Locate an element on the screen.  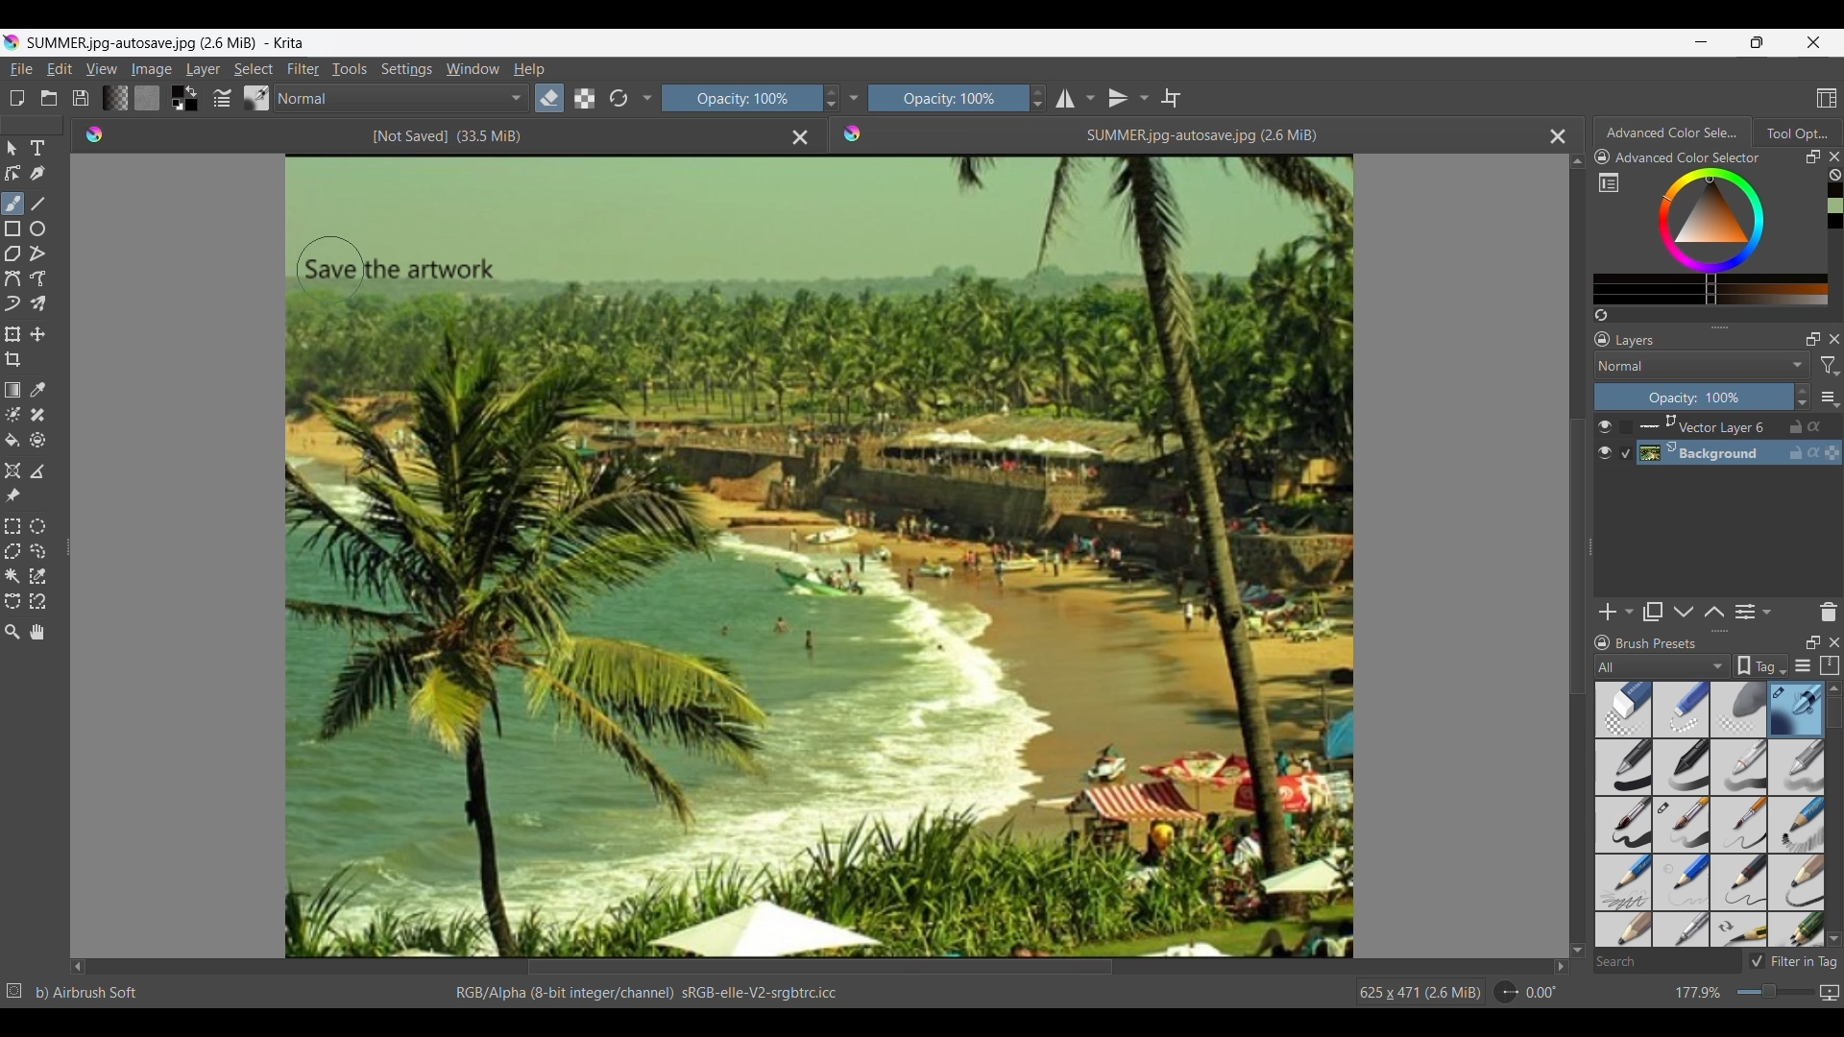
Brush preset options with selected brush highlighted is located at coordinates (1711, 815).